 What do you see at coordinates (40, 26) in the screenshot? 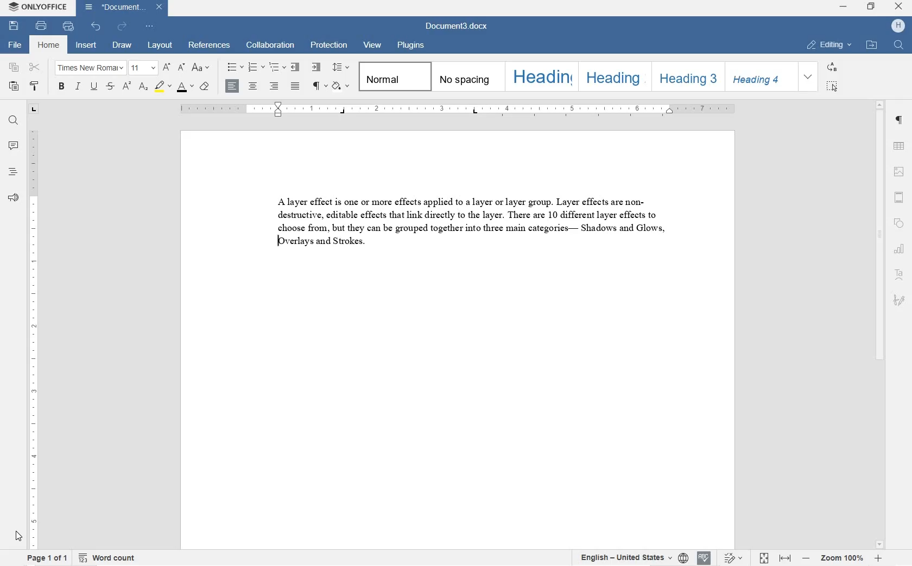
I see `print` at bounding box center [40, 26].